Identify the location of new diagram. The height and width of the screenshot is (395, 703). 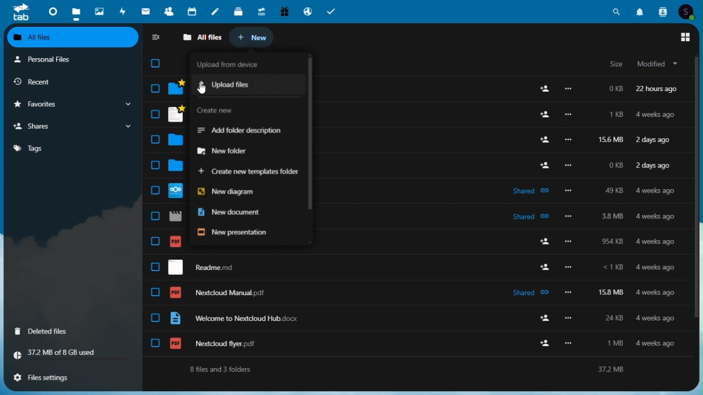
(245, 192).